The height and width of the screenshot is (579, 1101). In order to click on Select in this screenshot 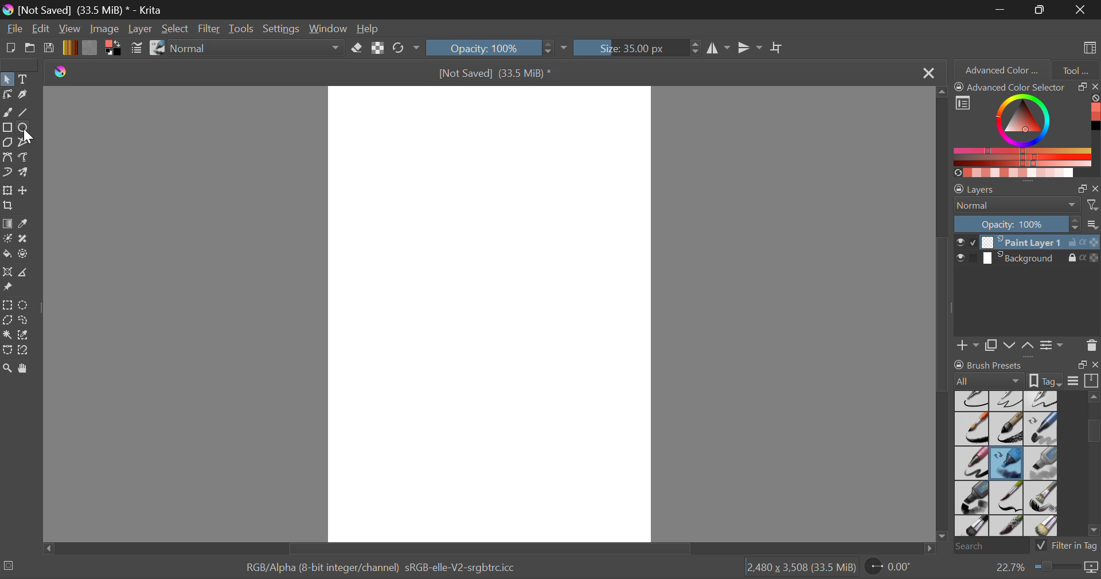, I will do `click(7, 79)`.